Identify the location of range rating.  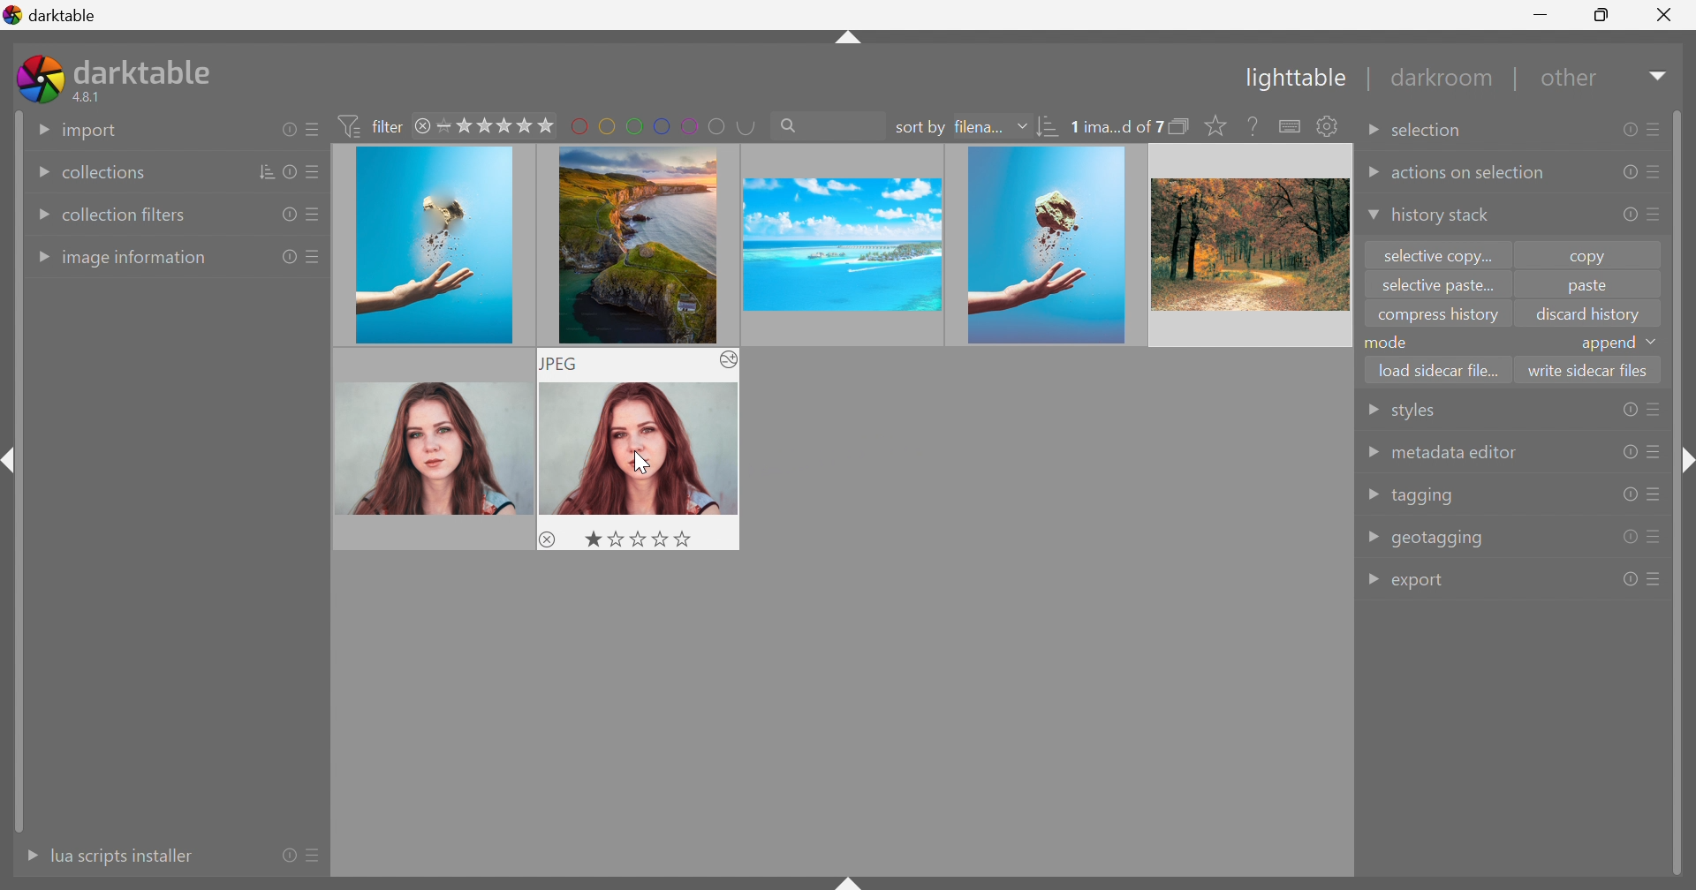
(497, 125).